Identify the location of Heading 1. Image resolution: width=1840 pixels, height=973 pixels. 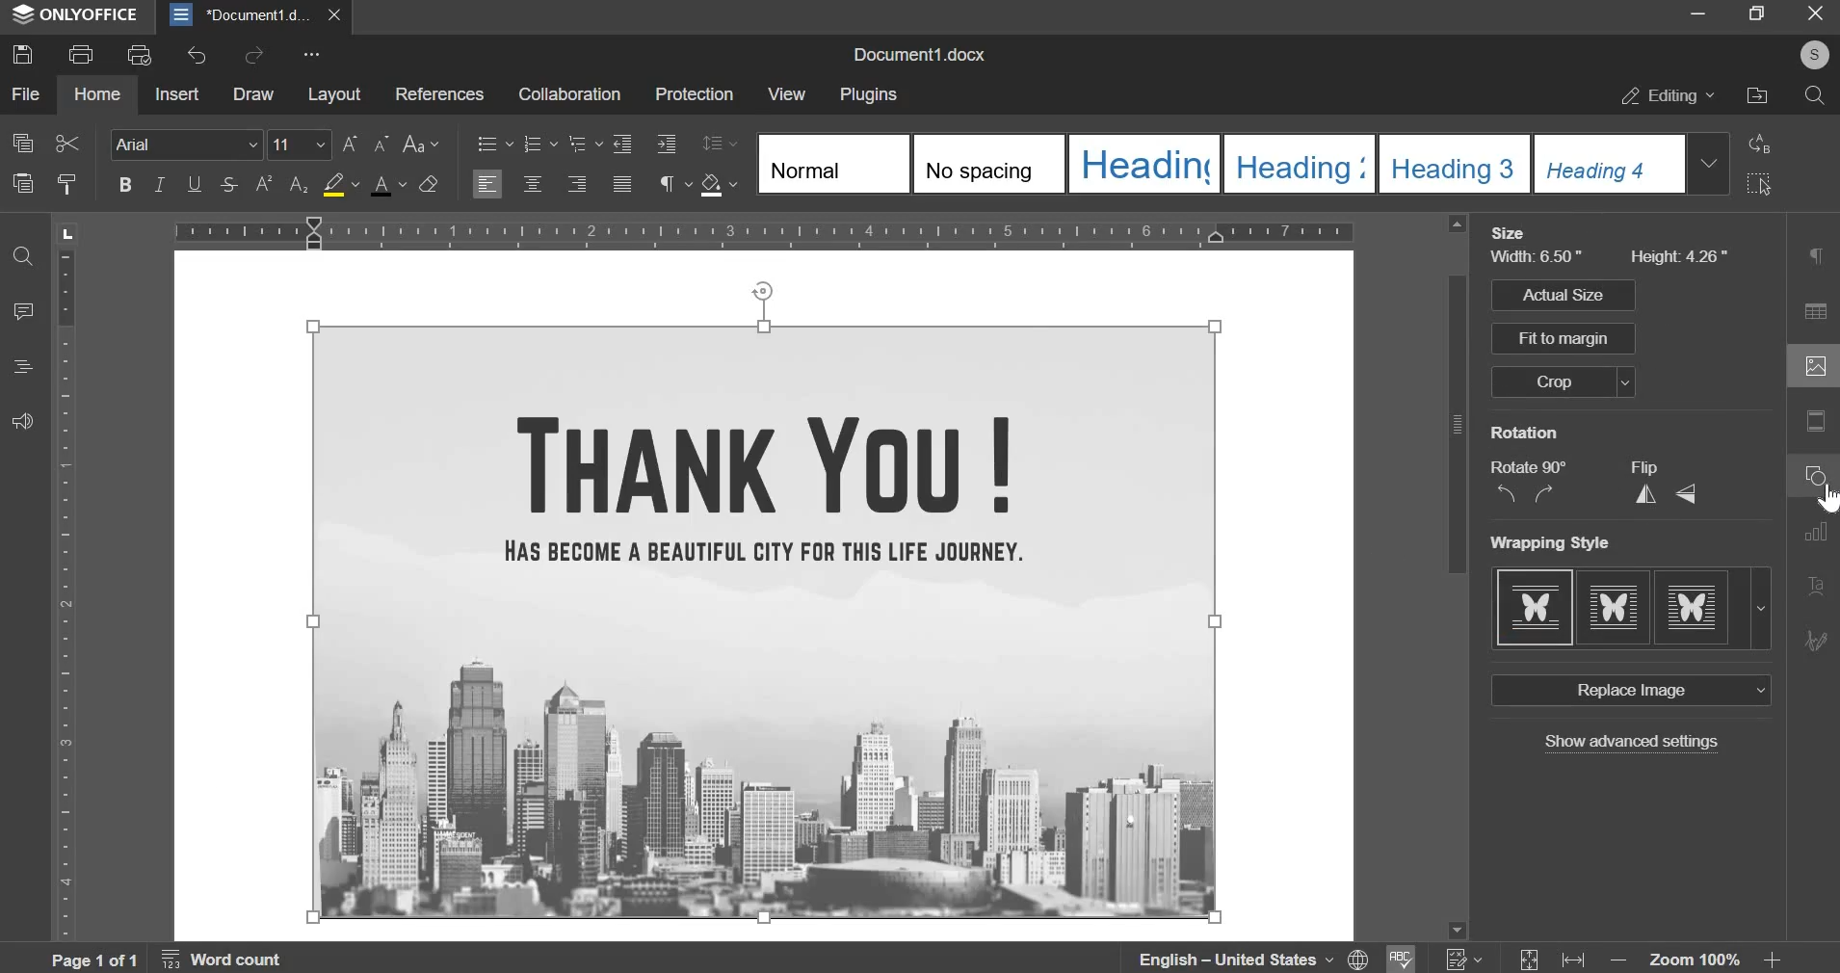
(1143, 164).